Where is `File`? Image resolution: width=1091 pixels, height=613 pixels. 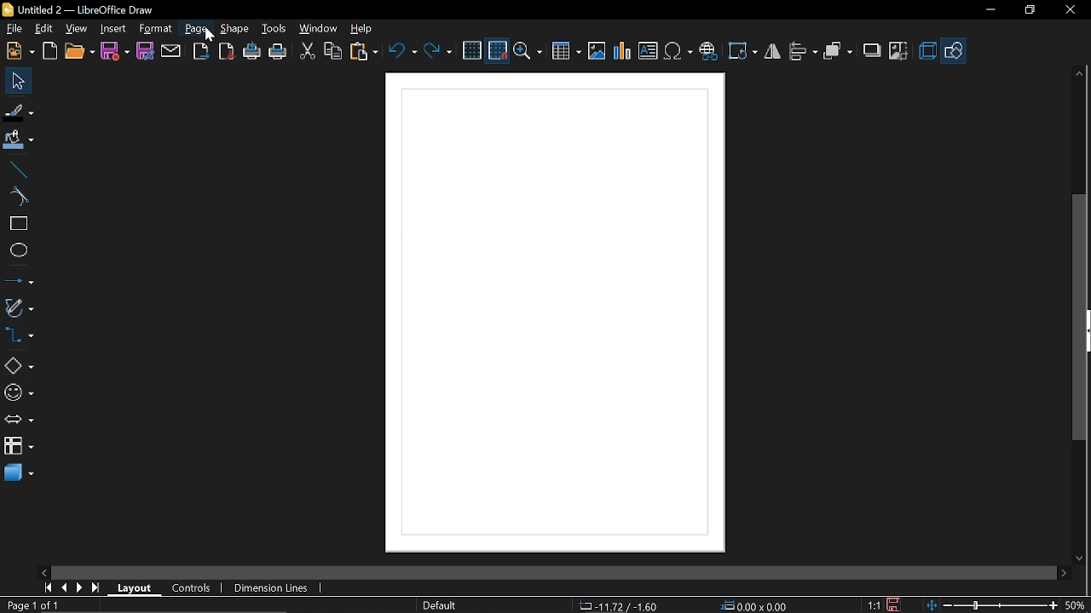 File is located at coordinates (15, 28).